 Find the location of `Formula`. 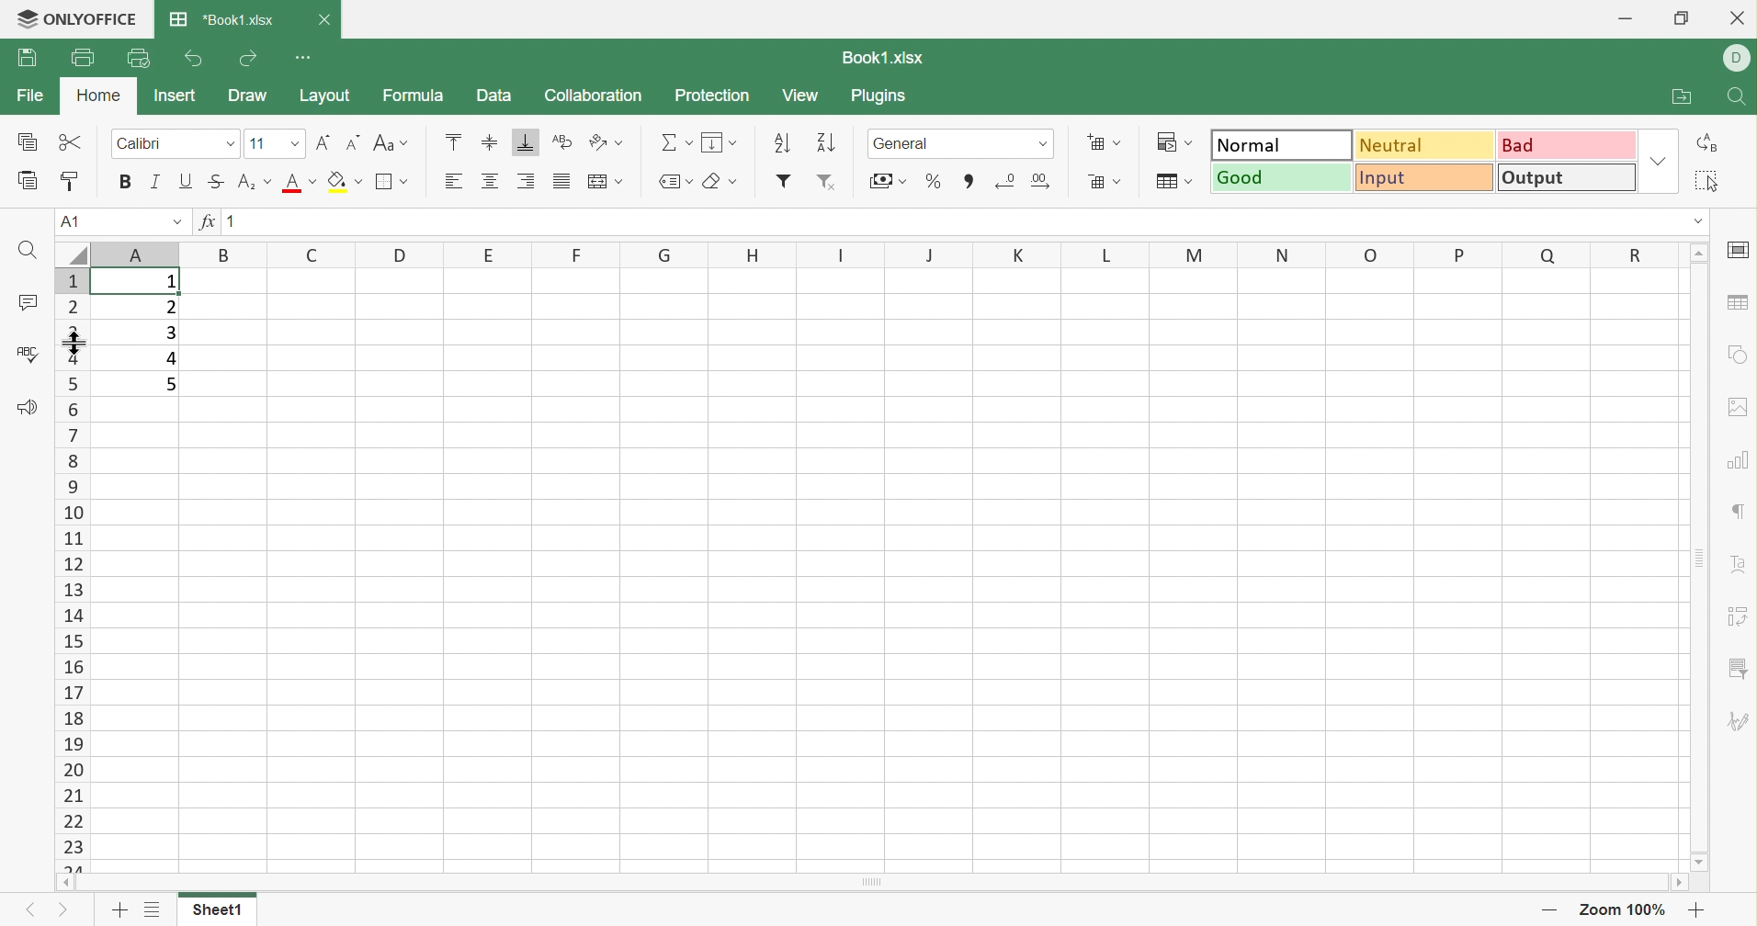

Formula is located at coordinates (417, 96).